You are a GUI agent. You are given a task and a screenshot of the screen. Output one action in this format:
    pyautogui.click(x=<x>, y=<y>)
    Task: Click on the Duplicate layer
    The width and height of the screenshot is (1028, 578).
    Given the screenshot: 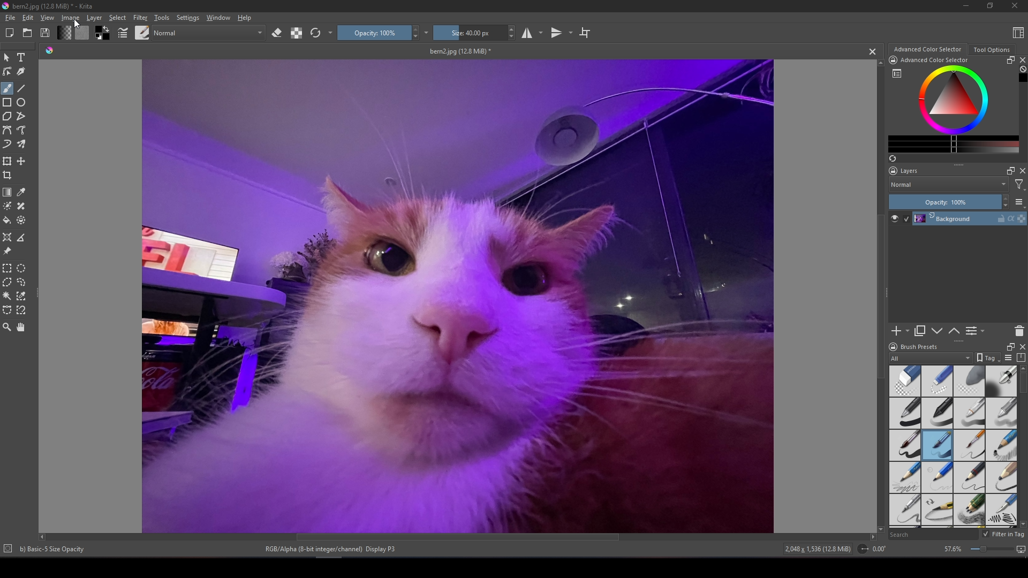 What is the action you would take?
    pyautogui.click(x=920, y=331)
    